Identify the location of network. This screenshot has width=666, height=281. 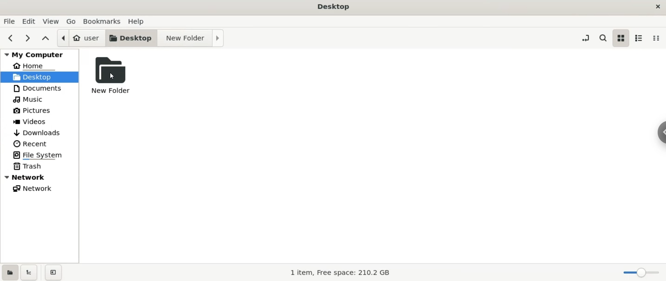
(40, 189).